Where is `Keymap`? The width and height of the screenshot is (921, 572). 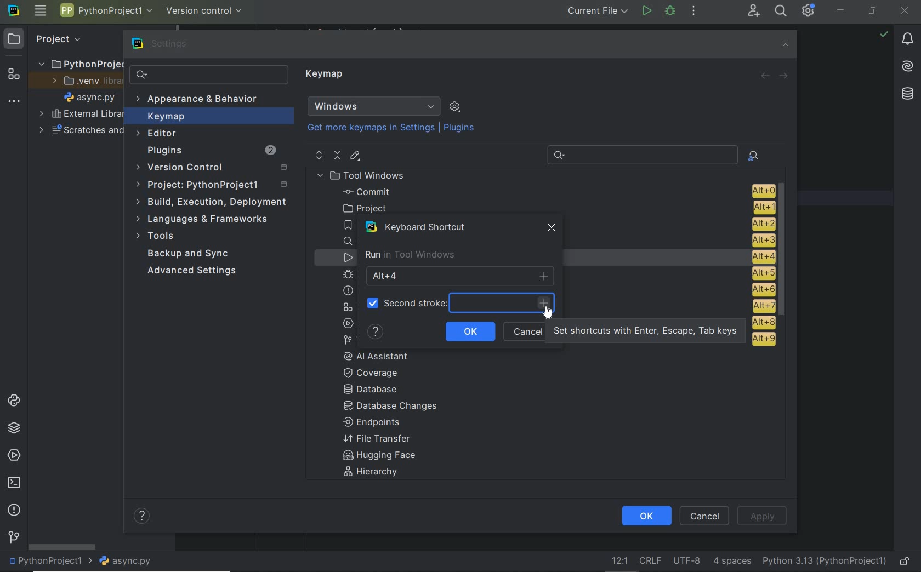 Keymap is located at coordinates (209, 116).